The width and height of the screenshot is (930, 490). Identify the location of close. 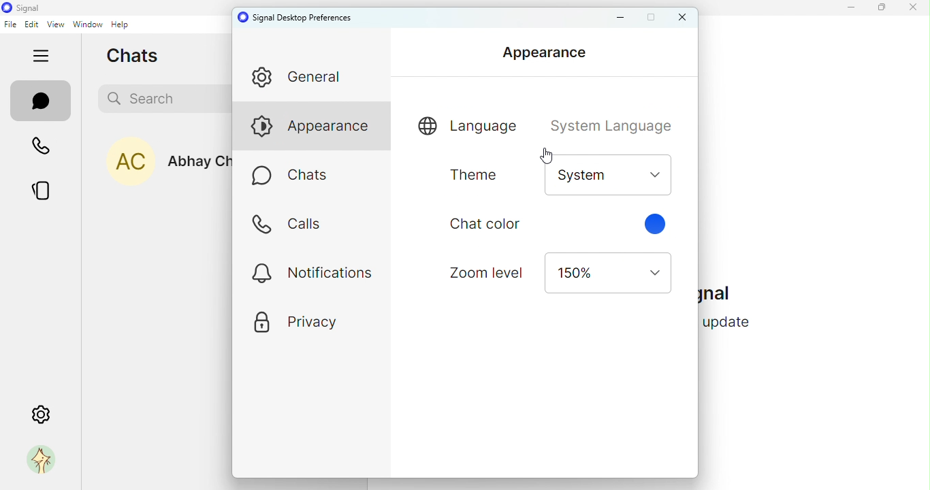
(916, 10).